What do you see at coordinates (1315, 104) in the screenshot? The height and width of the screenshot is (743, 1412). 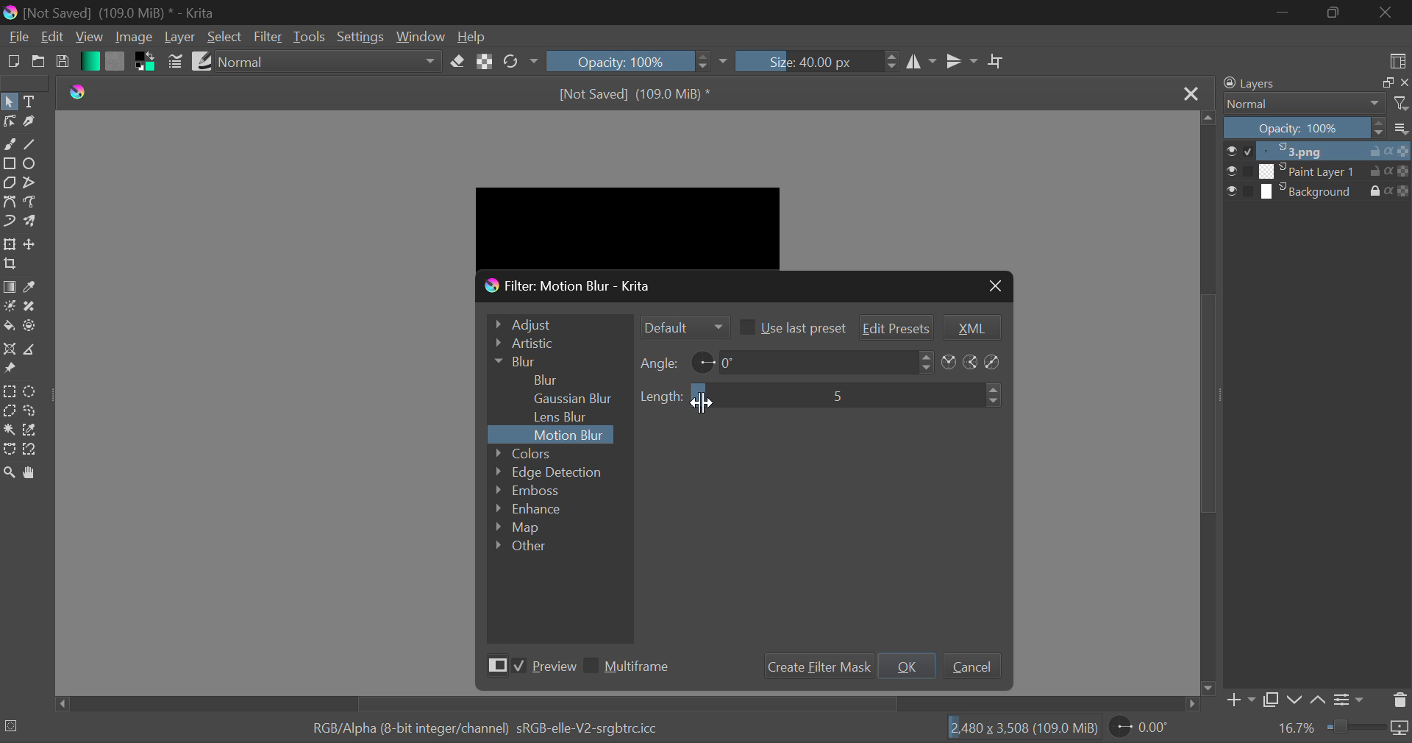 I see `Normal` at bounding box center [1315, 104].